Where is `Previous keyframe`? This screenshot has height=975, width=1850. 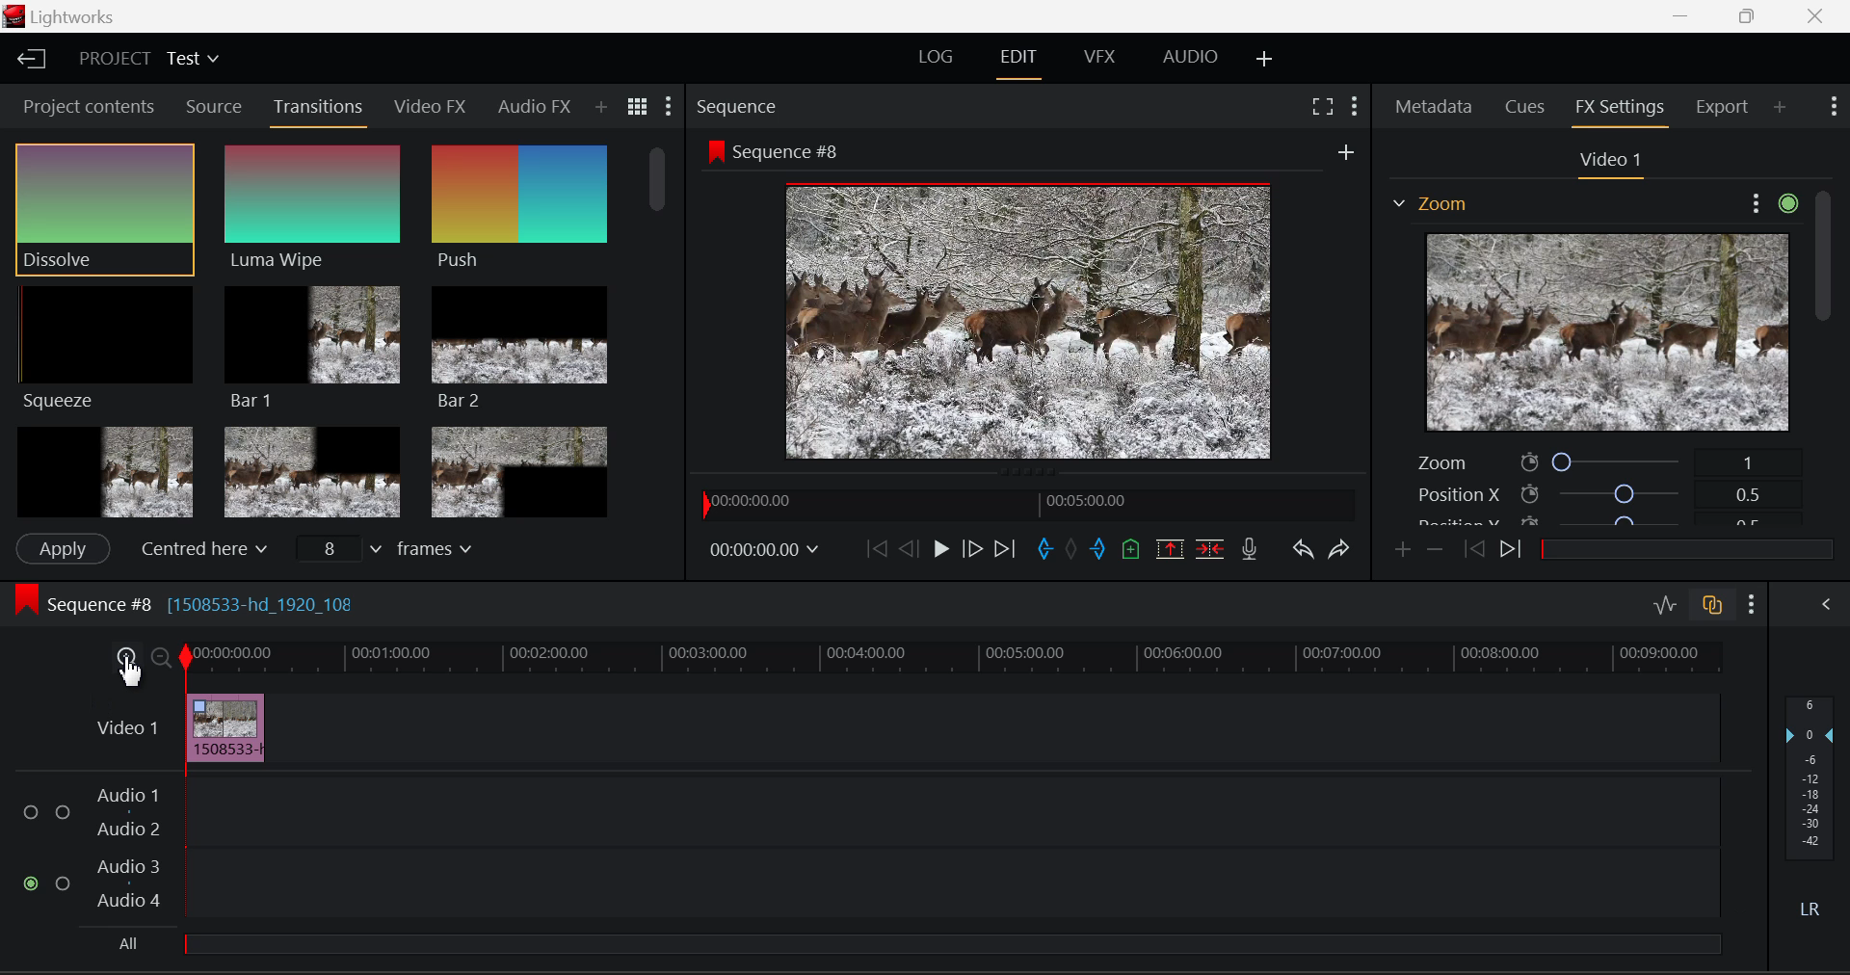
Previous keyframe is located at coordinates (1474, 548).